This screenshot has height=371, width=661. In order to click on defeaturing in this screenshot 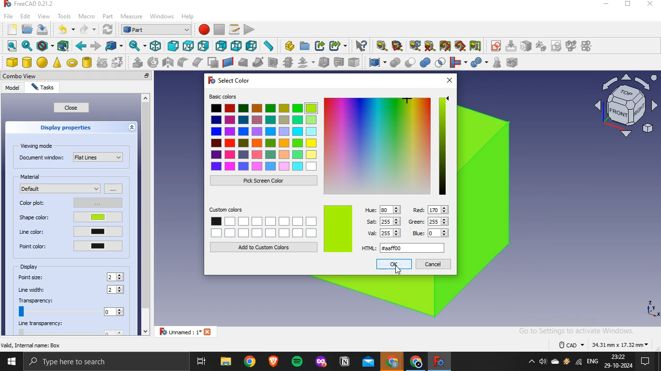, I will do `click(514, 62)`.